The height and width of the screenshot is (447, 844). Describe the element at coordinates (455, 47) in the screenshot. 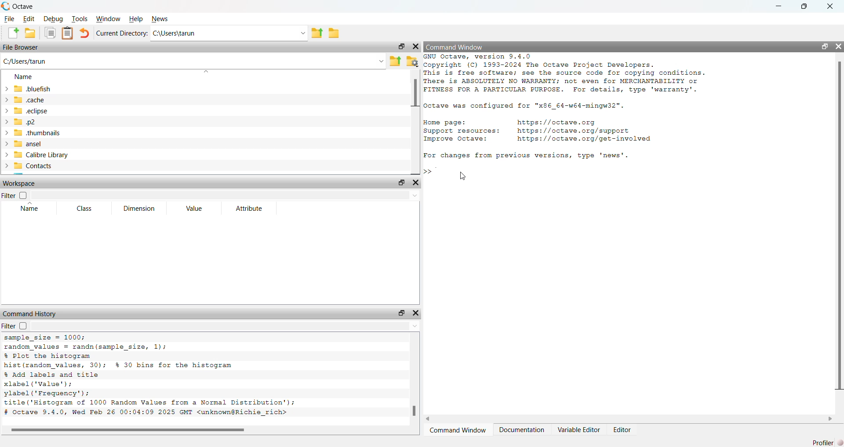

I see `Command Window` at that location.